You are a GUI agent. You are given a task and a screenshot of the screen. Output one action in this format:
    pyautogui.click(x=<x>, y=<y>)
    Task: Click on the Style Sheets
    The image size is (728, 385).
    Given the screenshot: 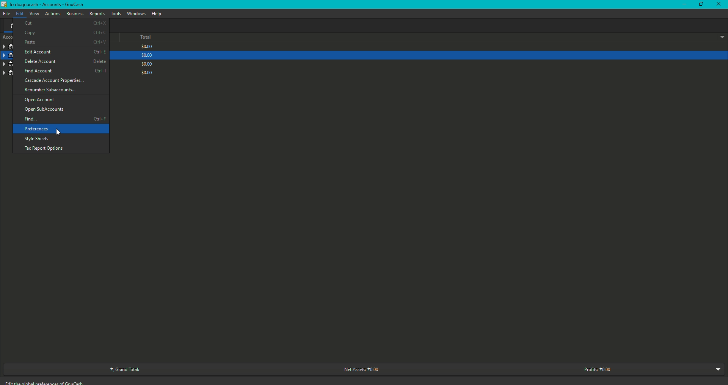 What is the action you would take?
    pyautogui.click(x=37, y=139)
    